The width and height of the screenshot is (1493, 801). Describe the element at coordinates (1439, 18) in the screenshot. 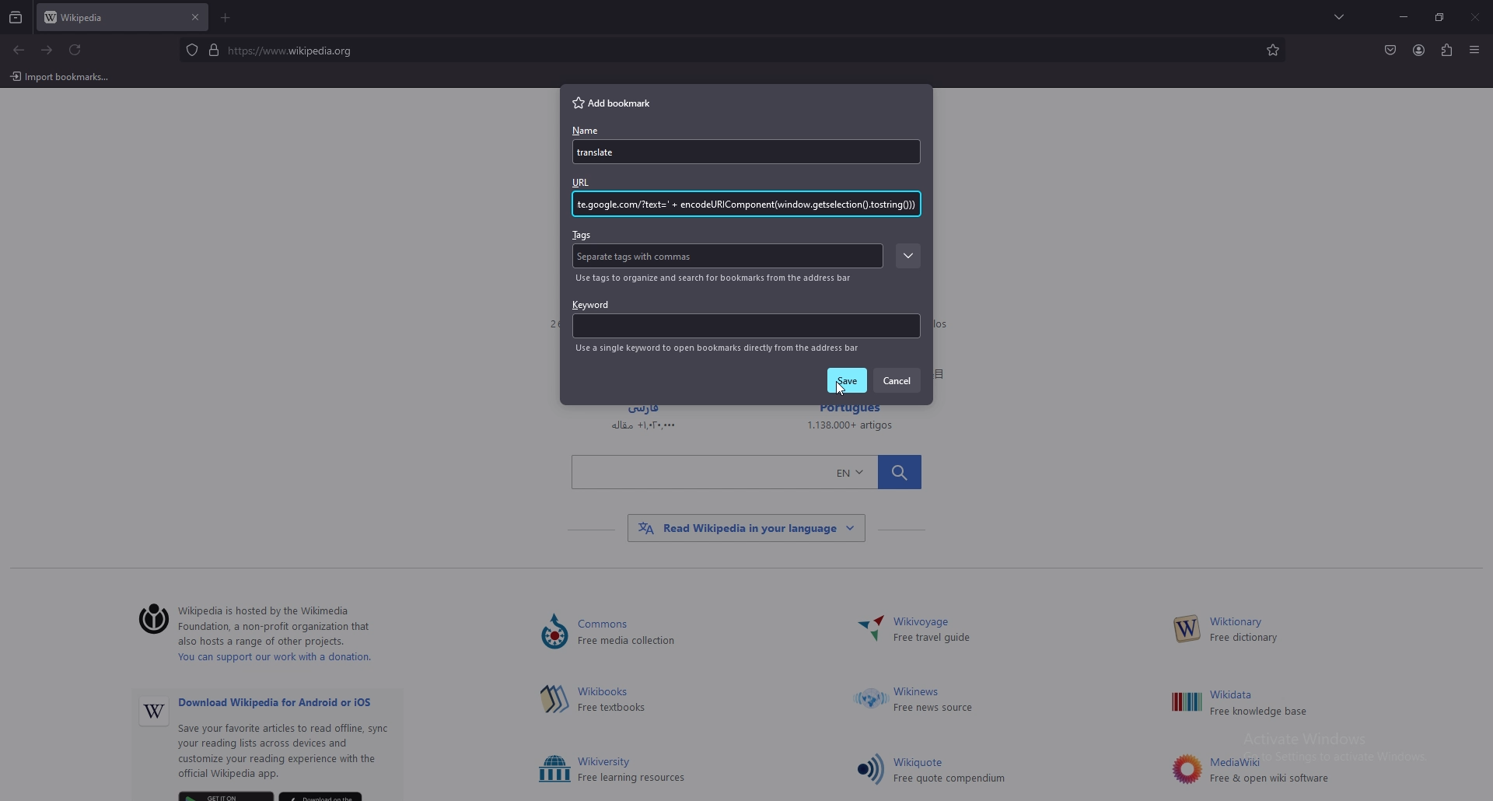

I see `resize` at that location.